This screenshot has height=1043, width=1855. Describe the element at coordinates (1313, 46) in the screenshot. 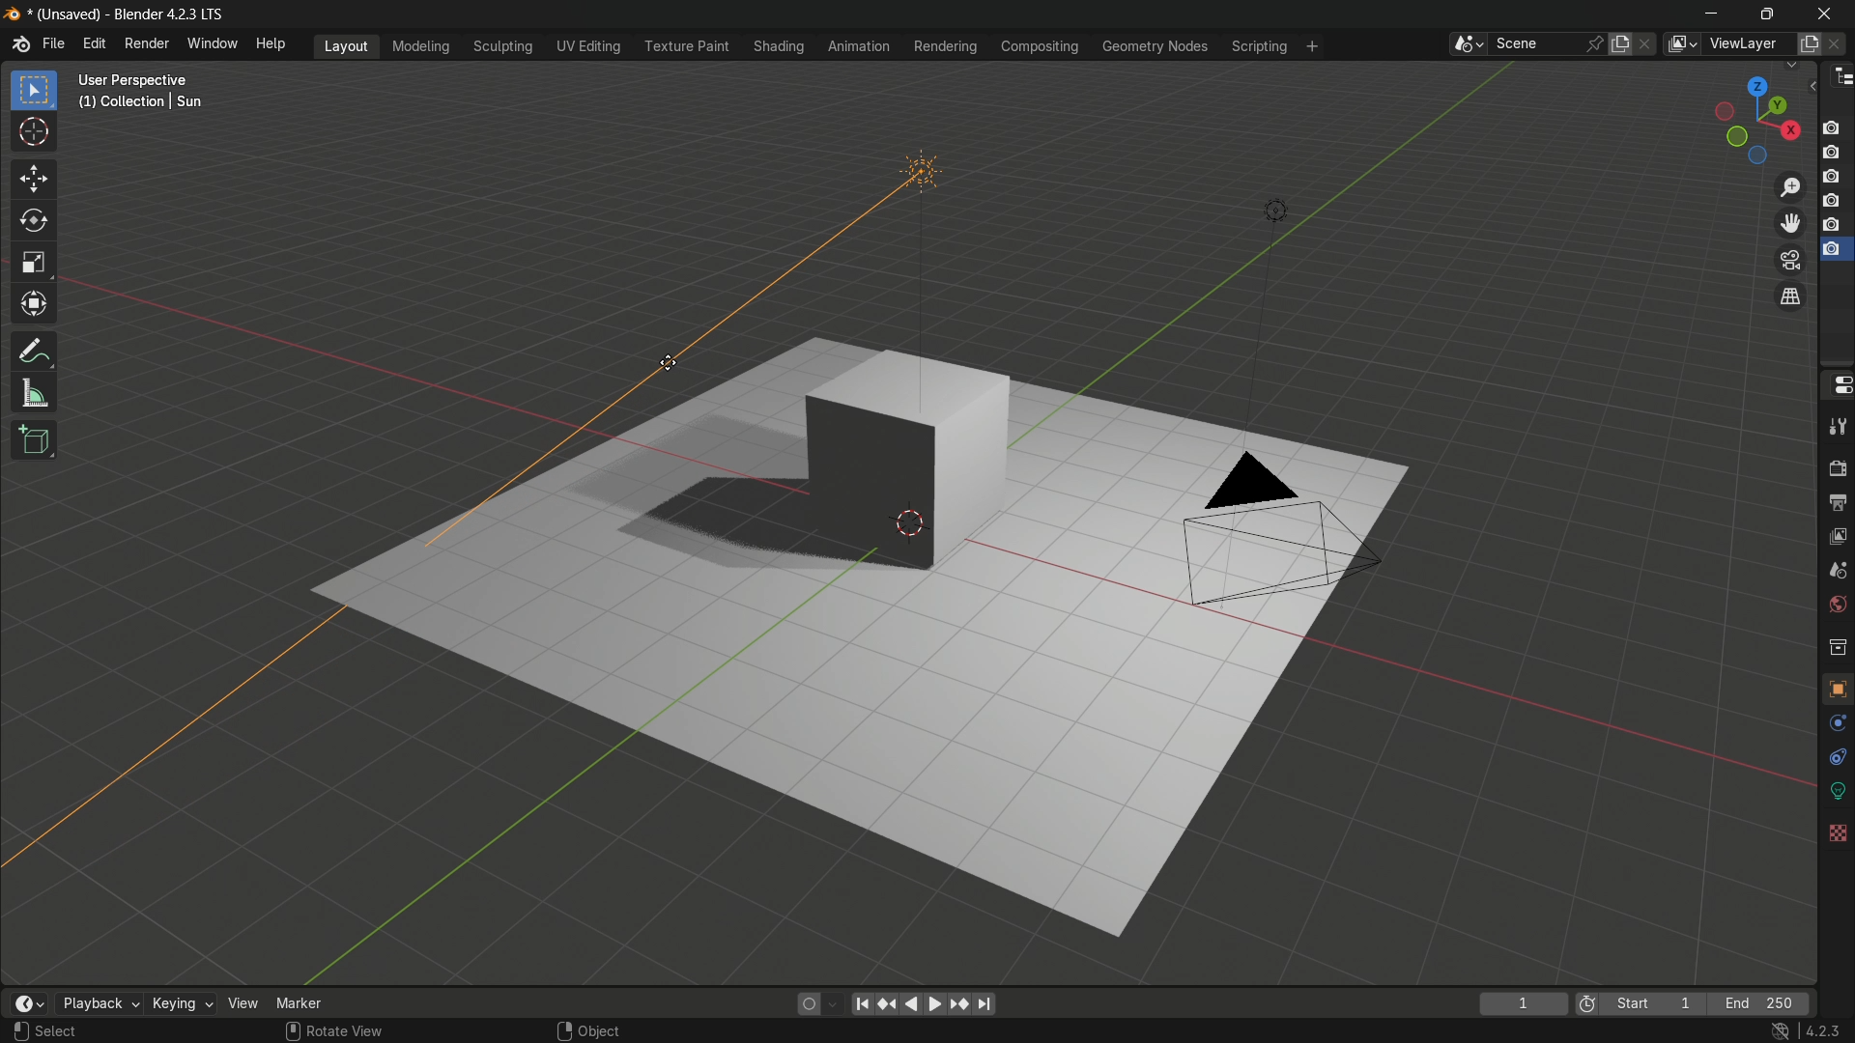

I see `add workplace` at that location.